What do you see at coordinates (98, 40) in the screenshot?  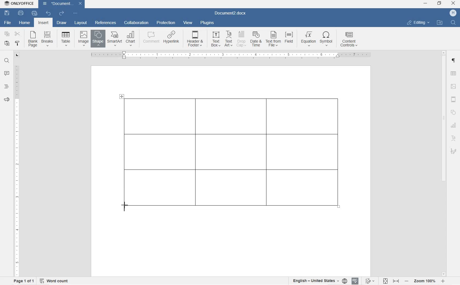 I see `INSERT SHAPE` at bounding box center [98, 40].